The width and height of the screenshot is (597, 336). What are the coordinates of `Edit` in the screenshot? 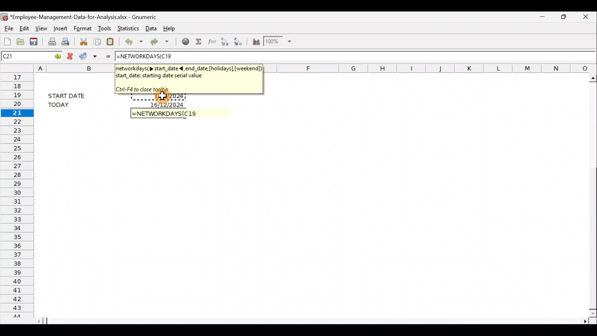 It's located at (25, 28).